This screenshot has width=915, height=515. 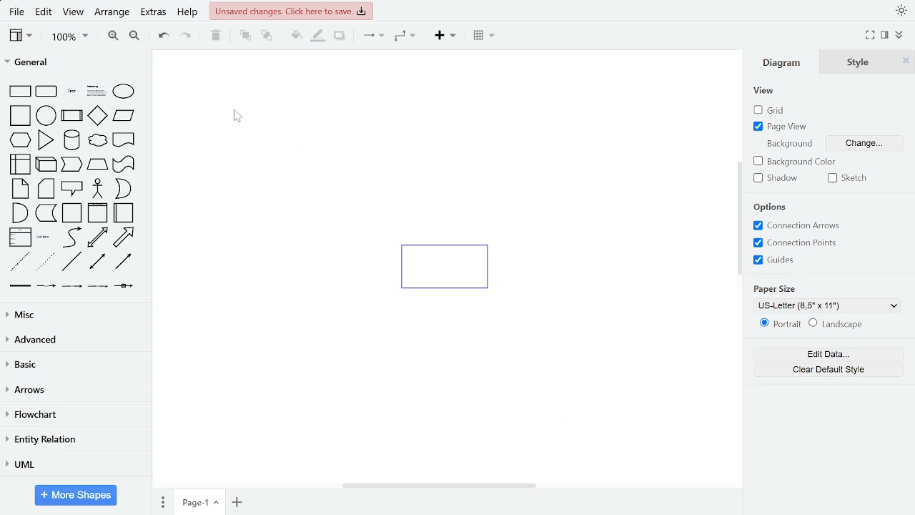 I want to click on potrait, so click(x=780, y=325).